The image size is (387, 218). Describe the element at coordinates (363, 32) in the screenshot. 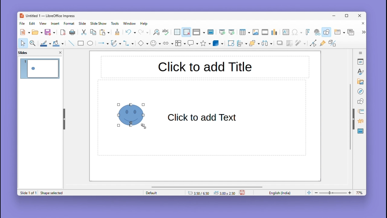

I see `expand` at that location.